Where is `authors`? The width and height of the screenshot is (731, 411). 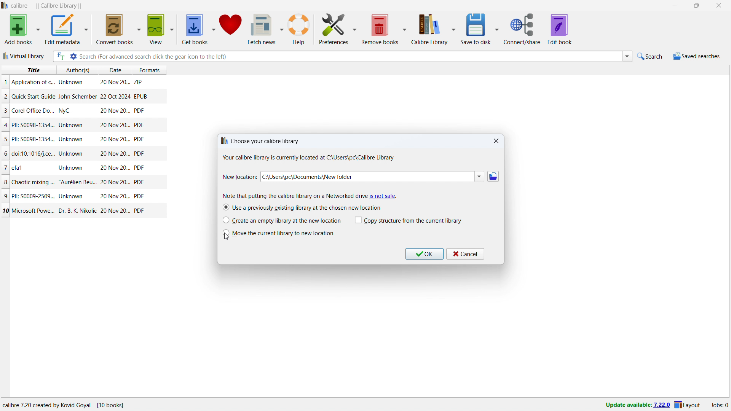
authors is located at coordinates (78, 70).